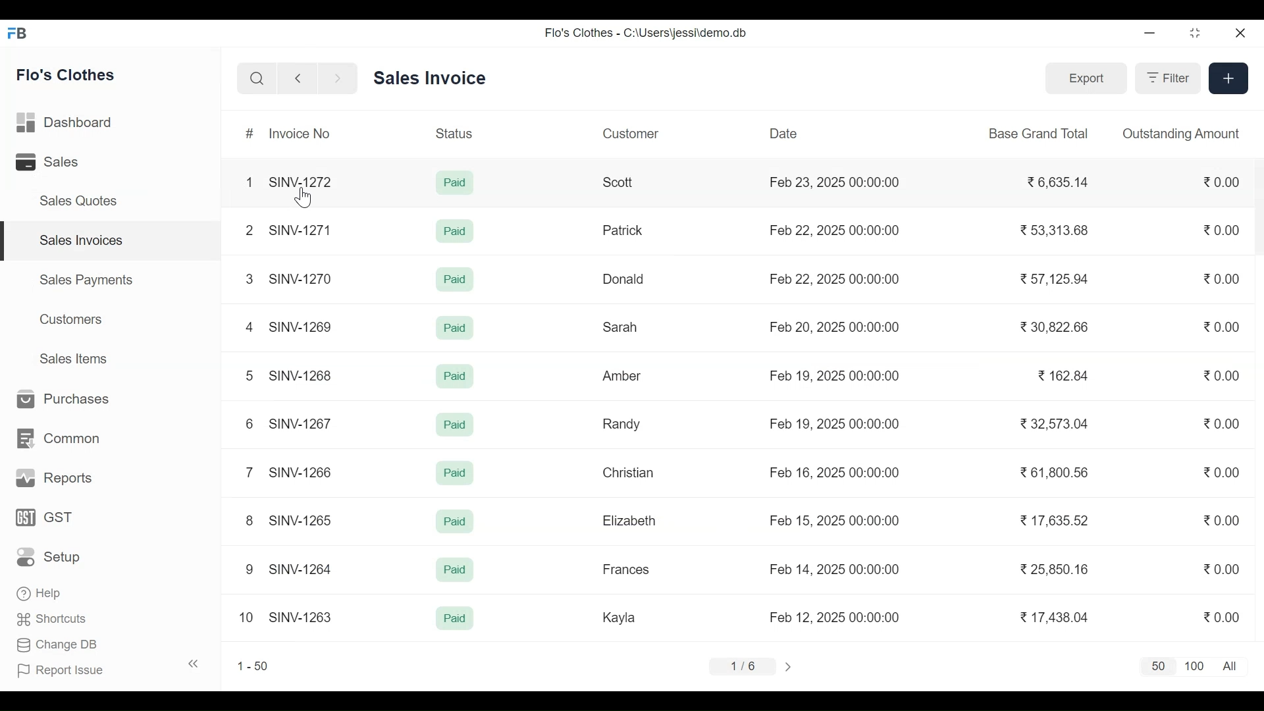  Describe the element at coordinates (791, 134) in the screenshot. I see `Date` at that location.